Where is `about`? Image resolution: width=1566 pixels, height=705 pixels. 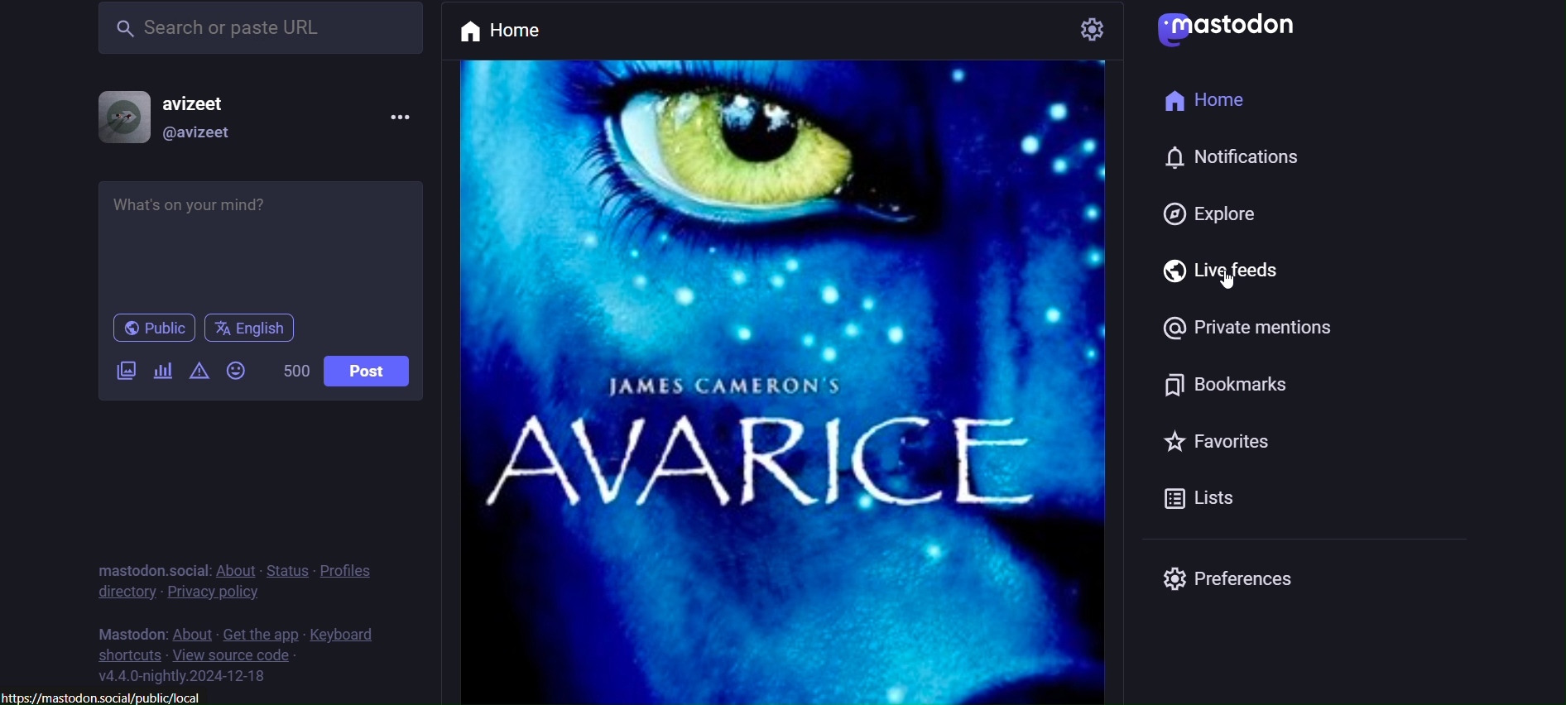
about is located at coordinates (188, 627).